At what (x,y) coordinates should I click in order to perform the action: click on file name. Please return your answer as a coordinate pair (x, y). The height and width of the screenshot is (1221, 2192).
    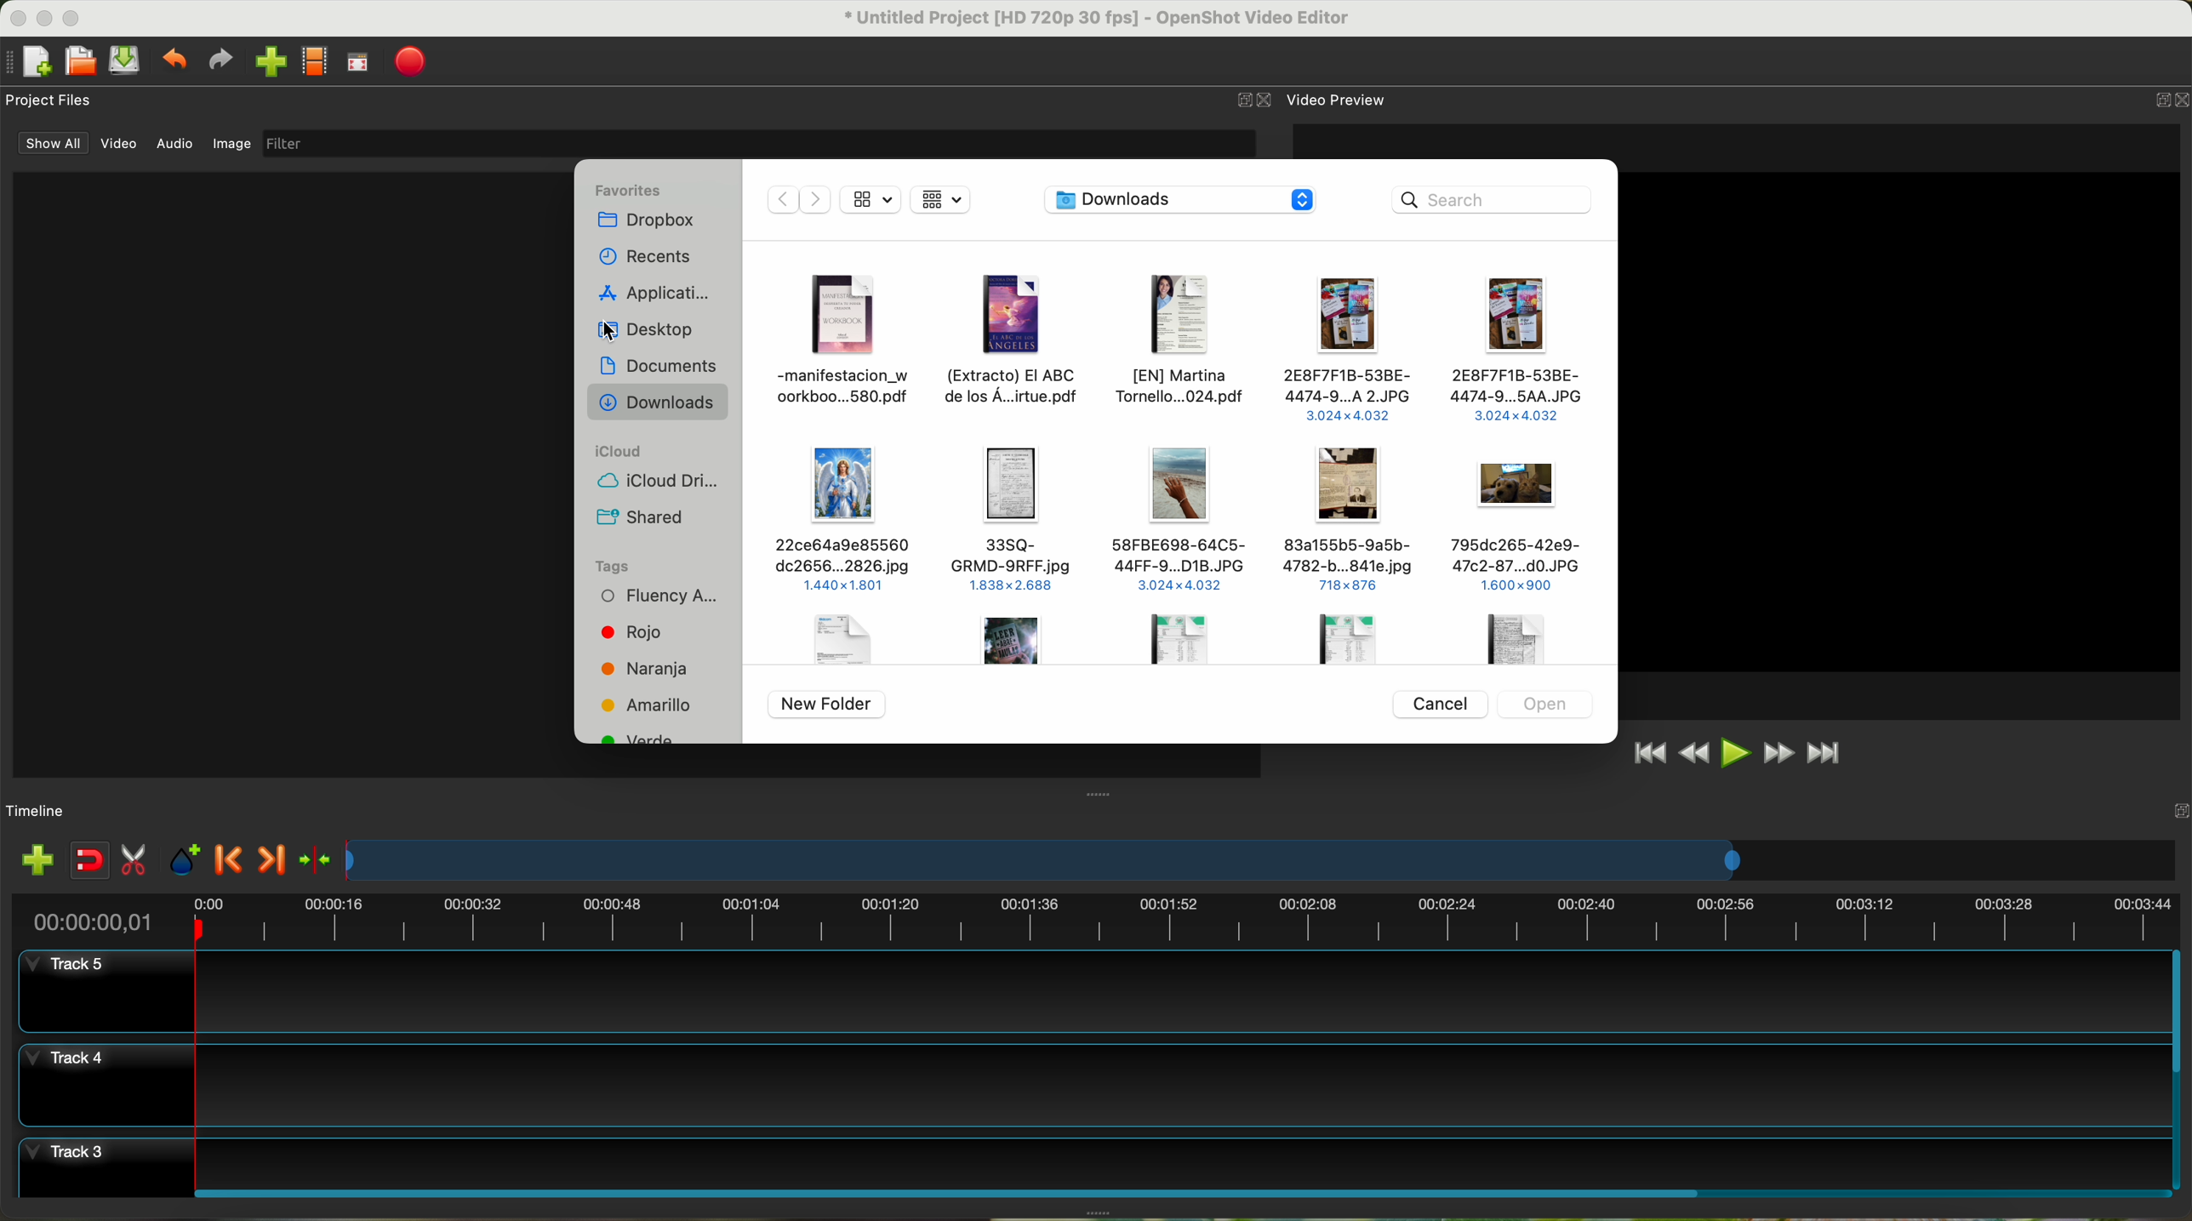
    Looking at the image, I should click on (1099, 19).